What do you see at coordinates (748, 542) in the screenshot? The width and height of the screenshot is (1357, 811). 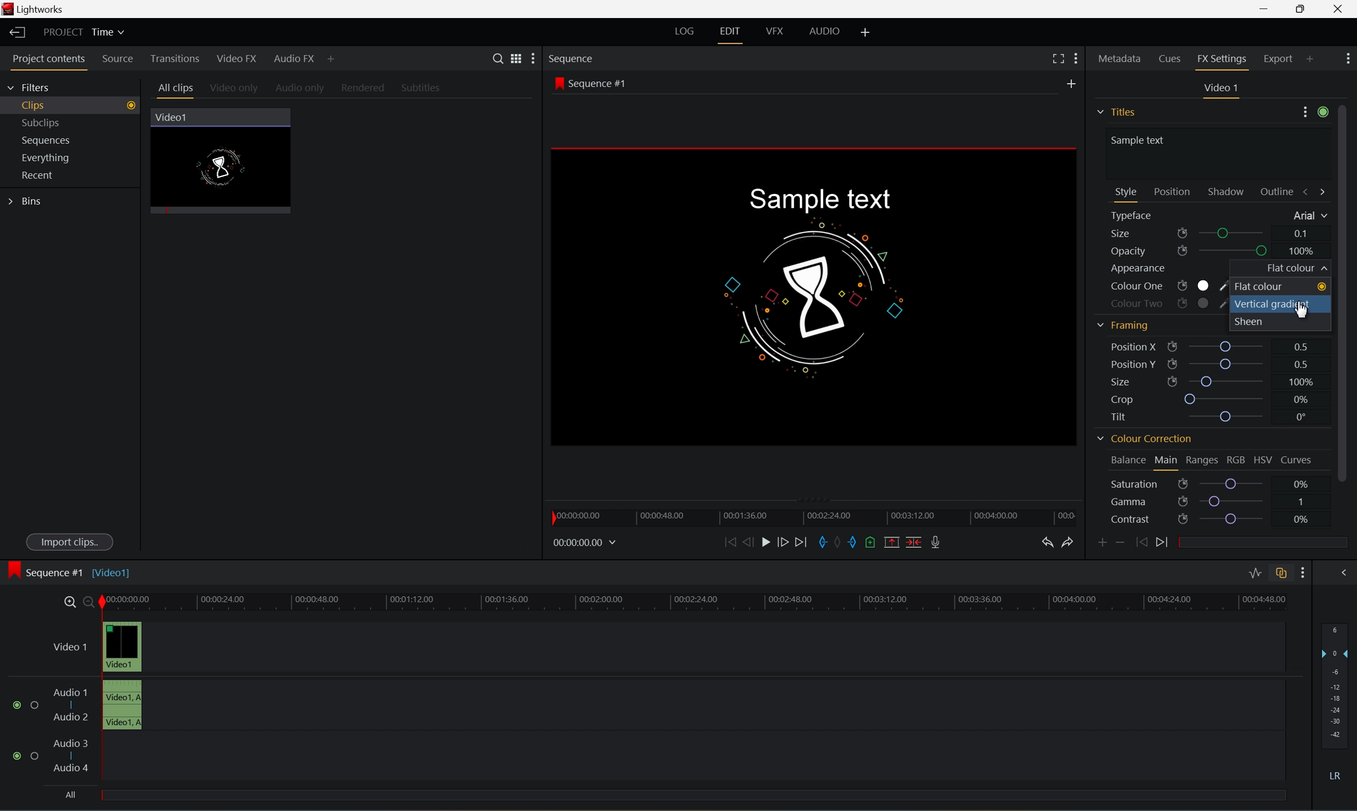 I see `move one frame back` at bounding box center [748, 542].